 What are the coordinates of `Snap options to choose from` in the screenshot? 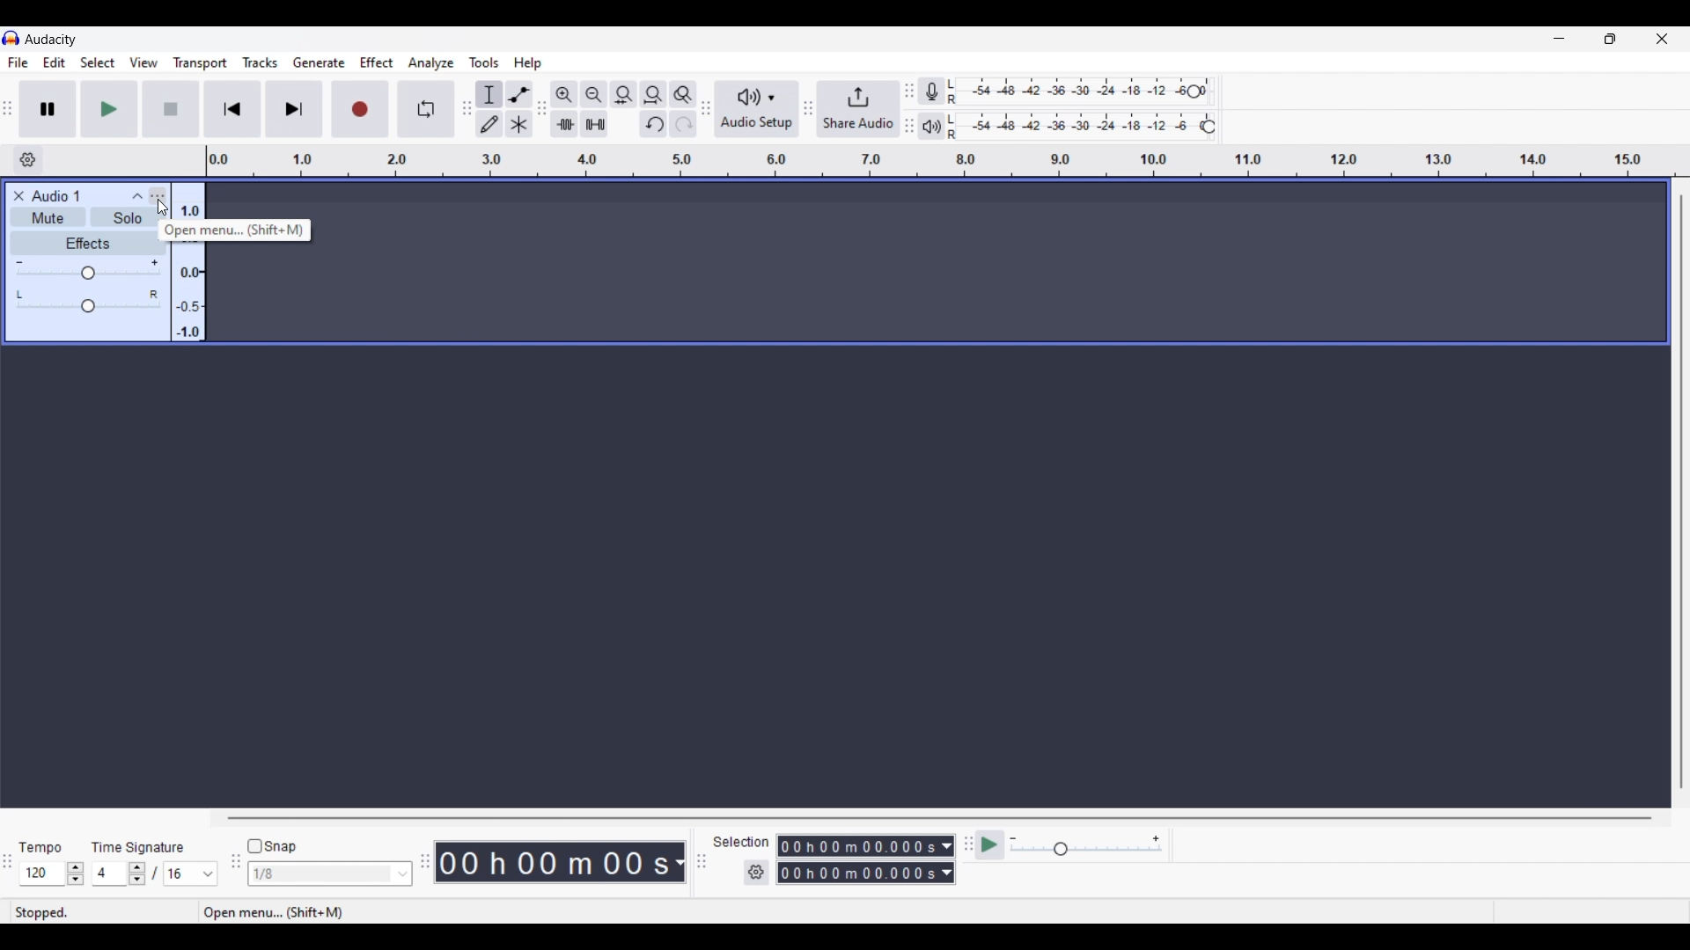 It's located at (404, 874).